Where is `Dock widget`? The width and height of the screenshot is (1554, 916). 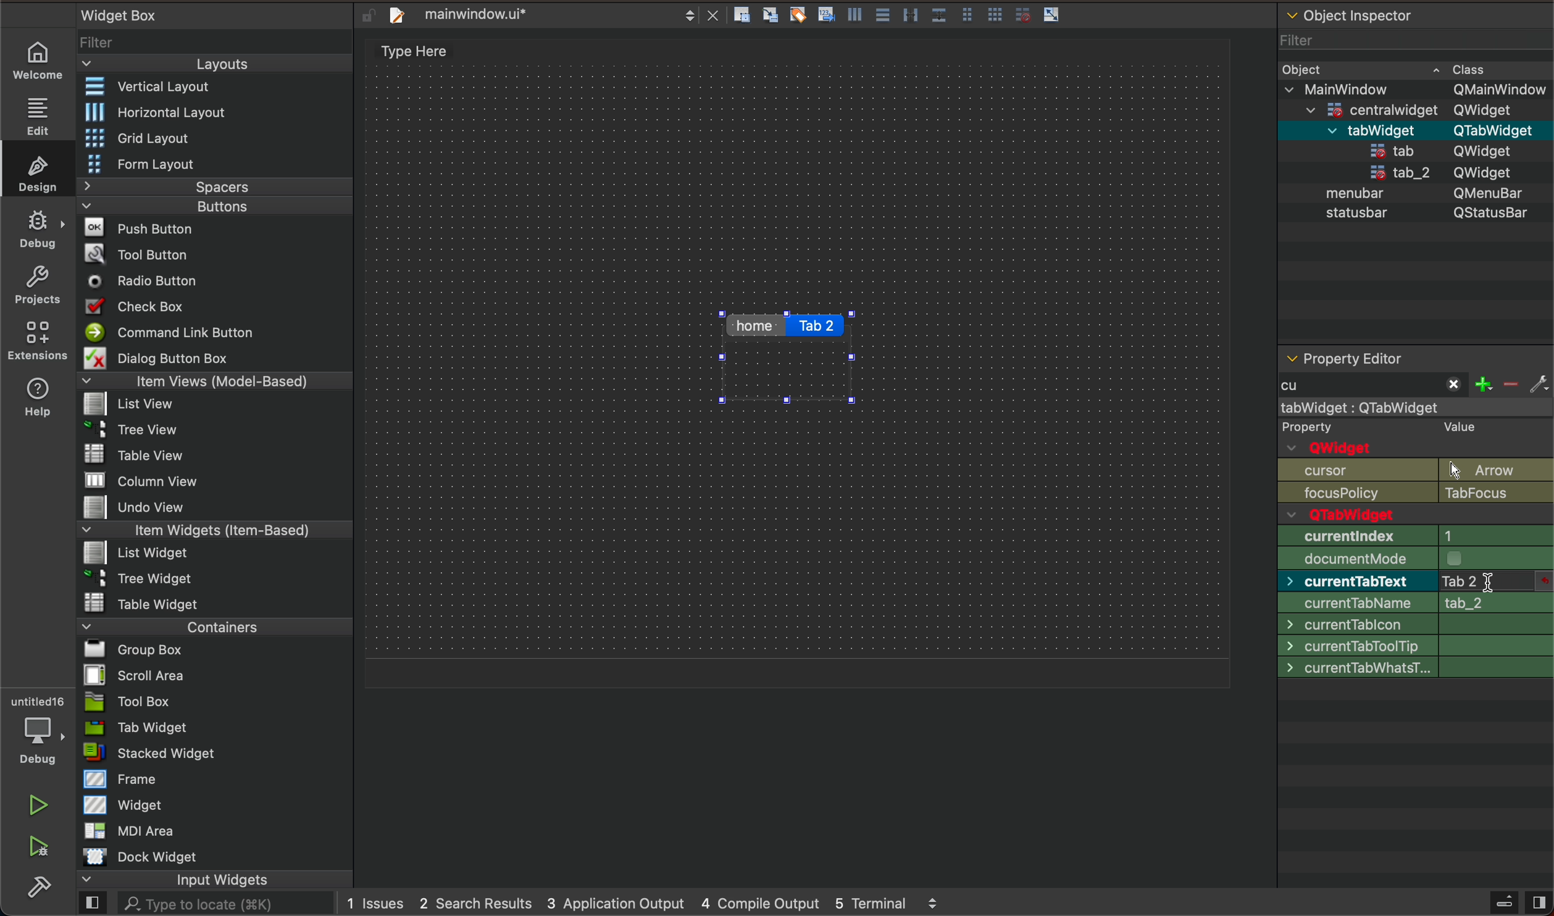
Dock widget is located at coordinates (159, 857).